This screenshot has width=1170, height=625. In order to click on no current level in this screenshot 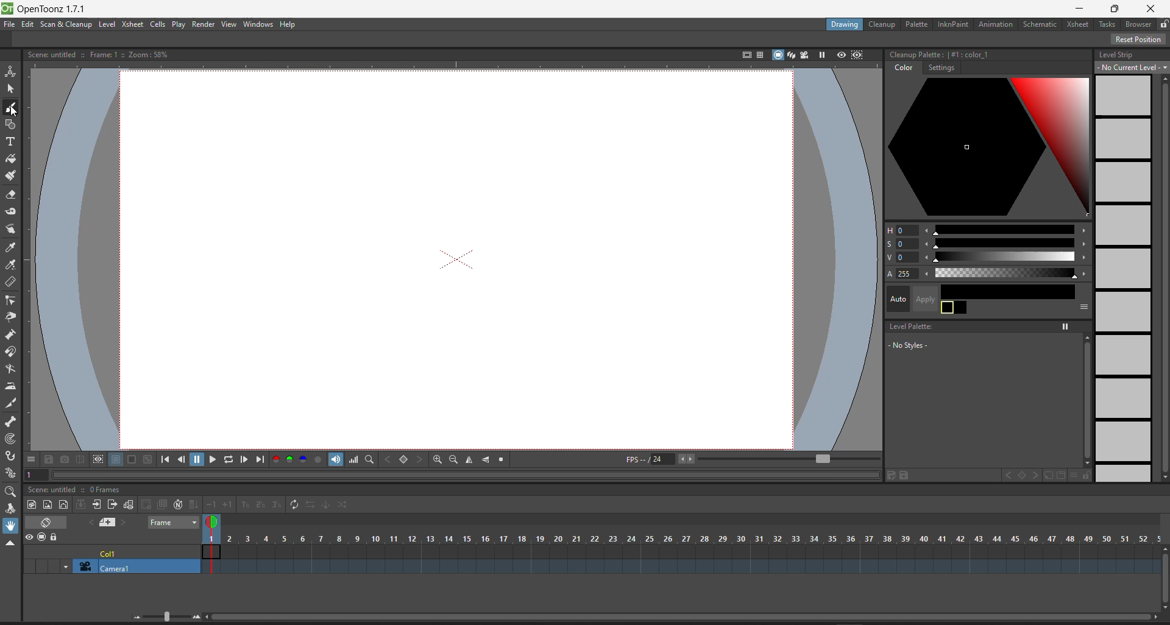, I will do `click(1131, 68)`.